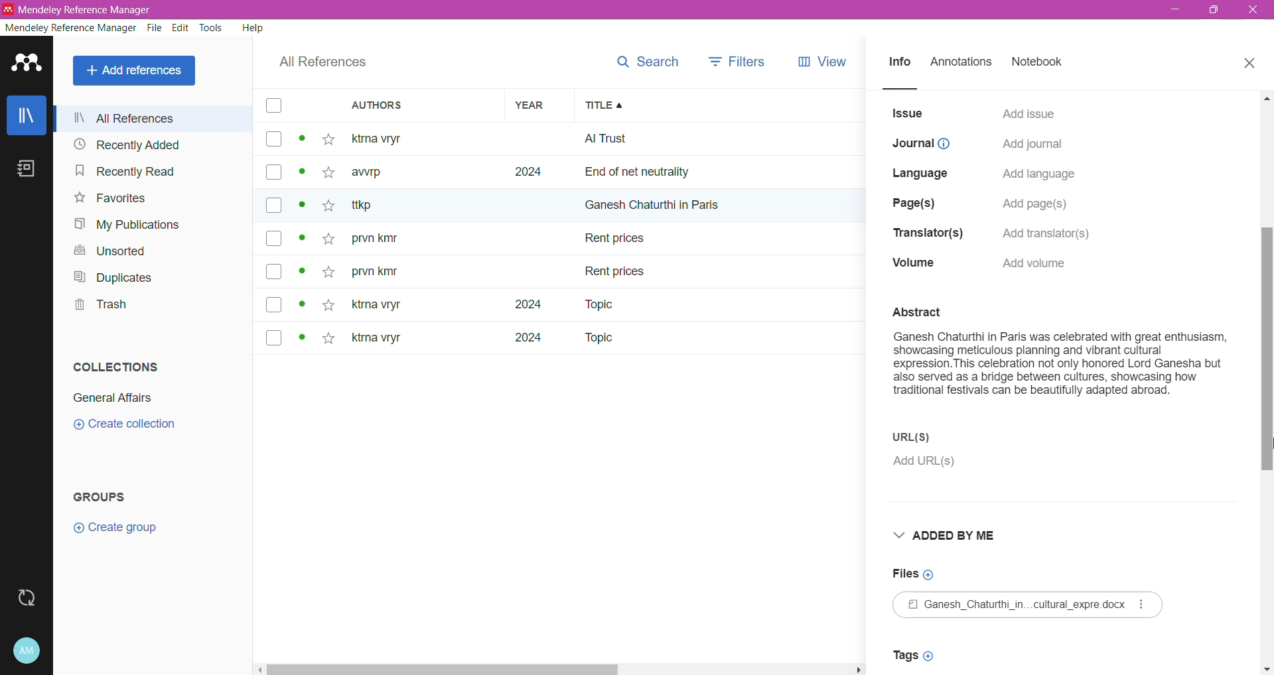  What do you see at coordinates (1266, 383) in the screenshot?
I see `Vertical Scroll Bar` at bounding box center [1266, 383].